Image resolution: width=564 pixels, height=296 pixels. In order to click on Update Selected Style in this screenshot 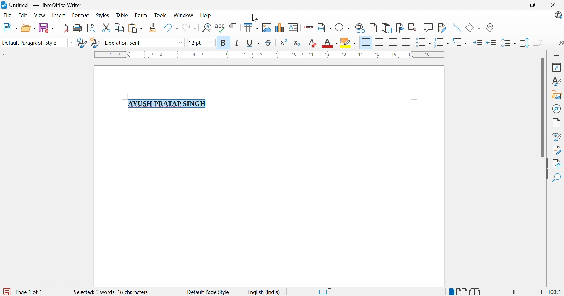, I will do `click(82, 43)`.